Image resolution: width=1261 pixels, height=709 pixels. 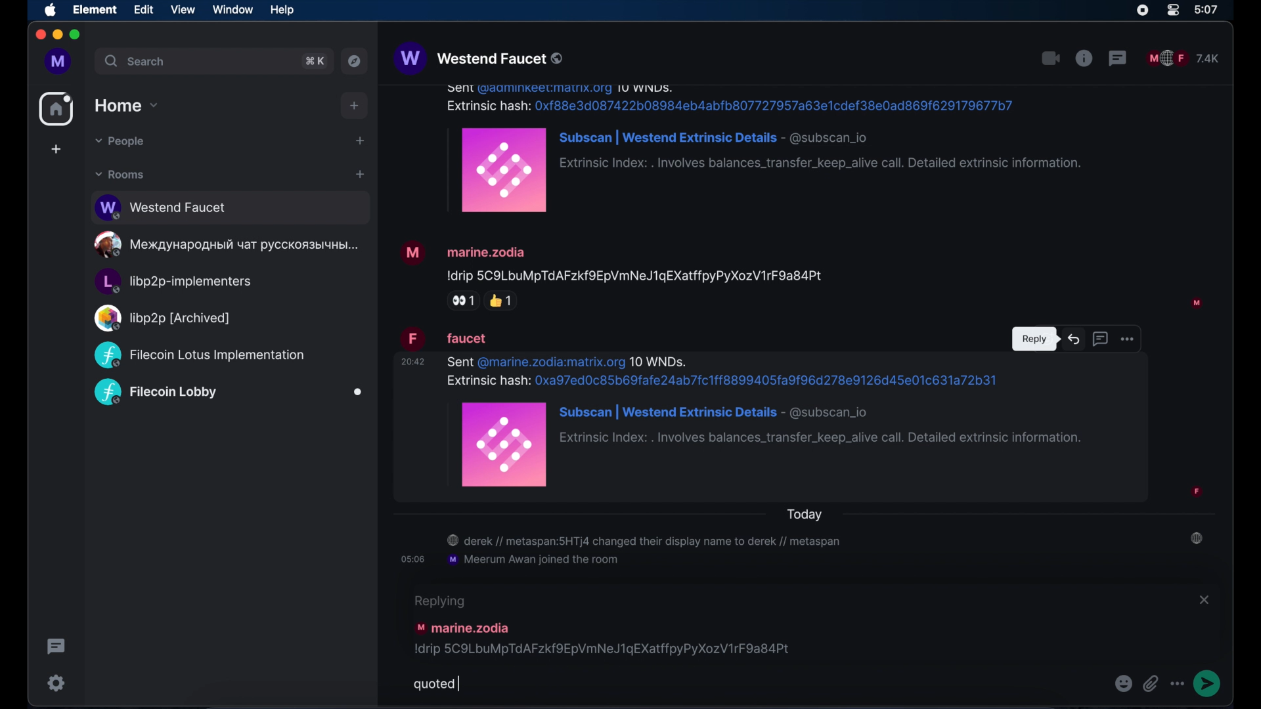 What do you see at coordinates (199, 355) in the screenshot?
I see `public room` at bounding box center [199, 355].